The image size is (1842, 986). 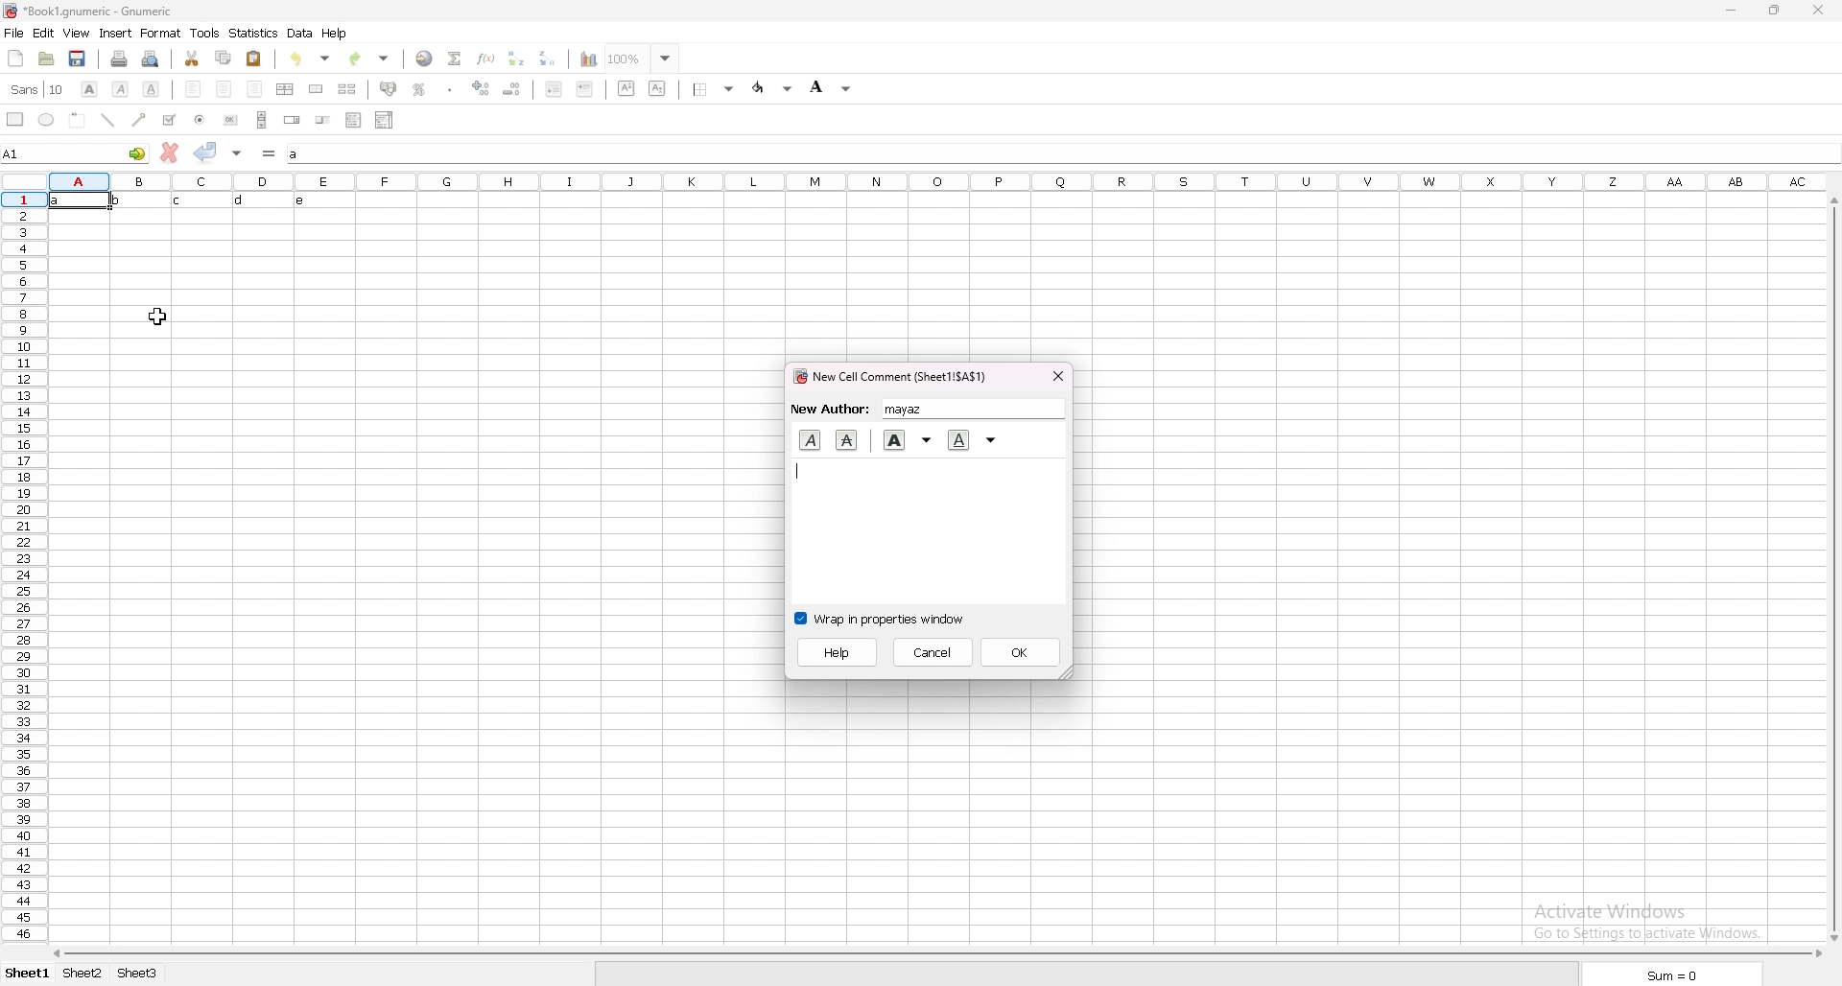 What do you see at coordinates (425, 59) in the screenshot?
I see `hyperlink` at bounding box center [425, 59].